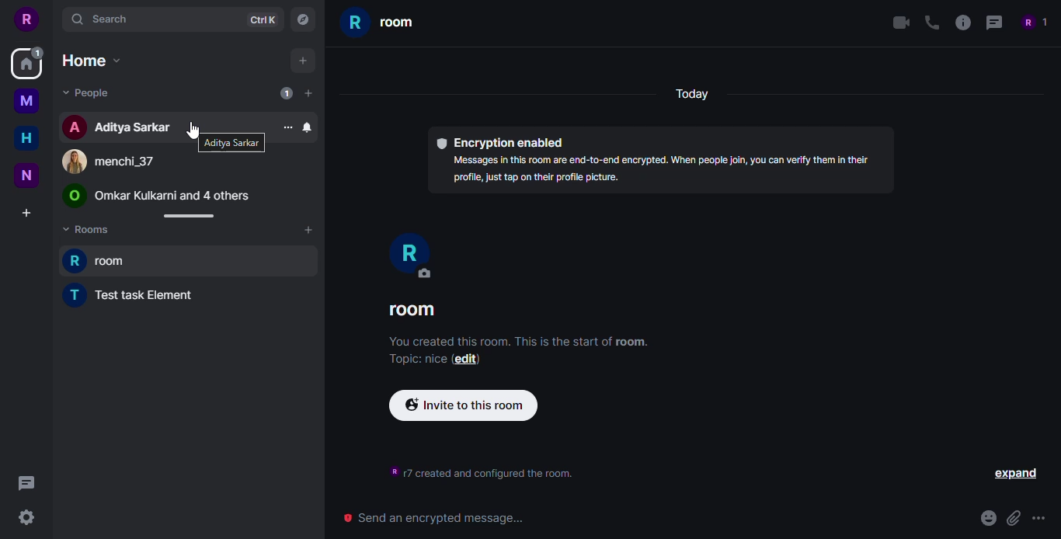 The image size is (1061, 539). I want to click on topic: nice, so click(415, 360).